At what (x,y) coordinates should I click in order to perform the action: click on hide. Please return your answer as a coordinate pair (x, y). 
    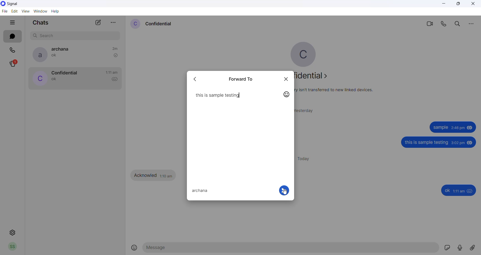
    Looking at the image, I should click on (12, 23).